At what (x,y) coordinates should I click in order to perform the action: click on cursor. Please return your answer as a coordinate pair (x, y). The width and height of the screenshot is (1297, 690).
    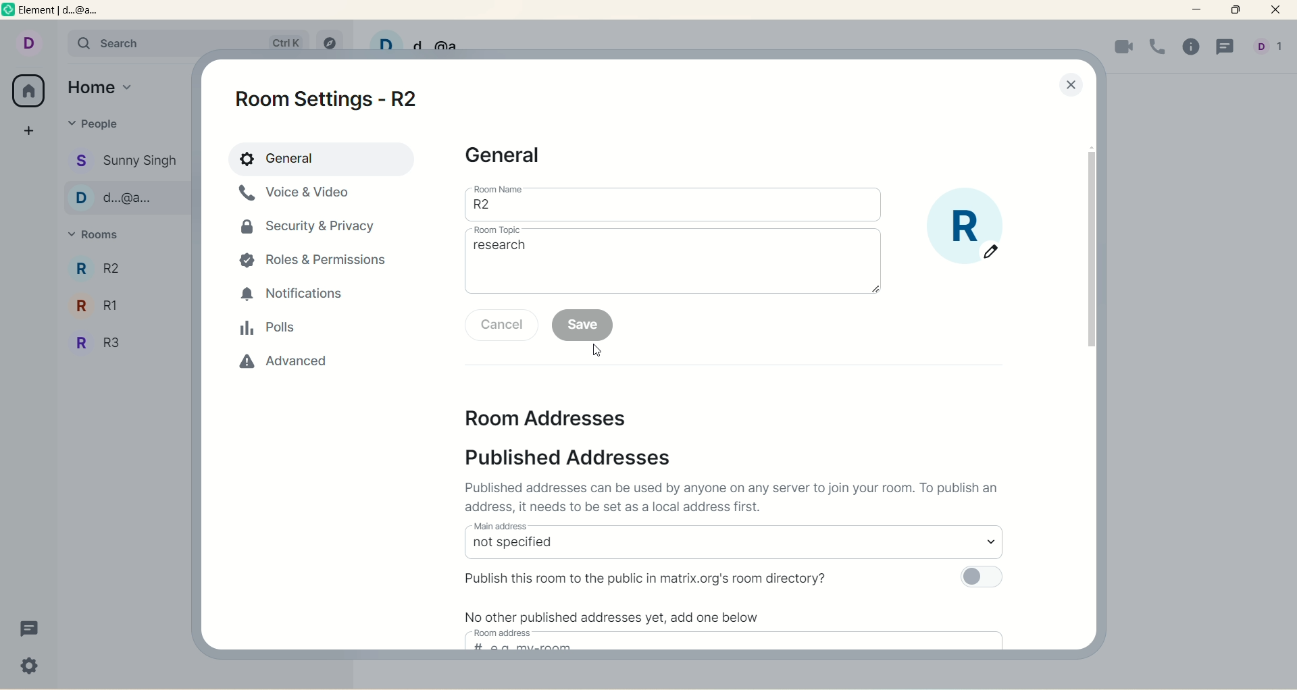
    Looking at the image, I should click on (596, 350).